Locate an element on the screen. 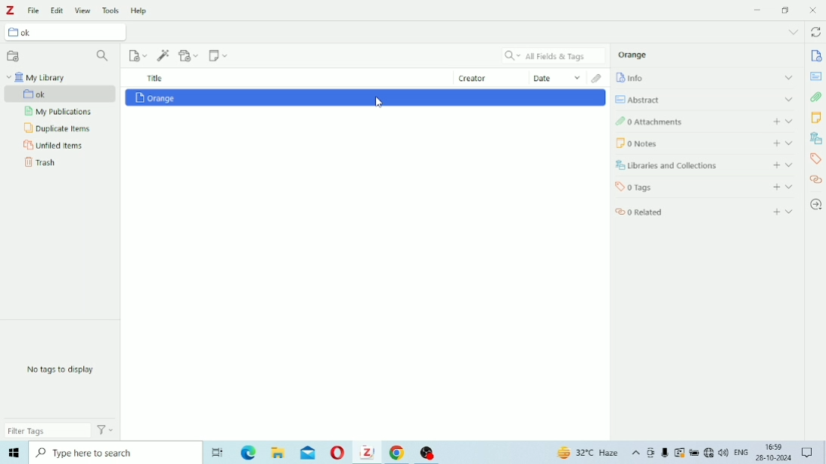 This screenshot has height=464, width=826. Attachments is located at coordinates (598, 78).